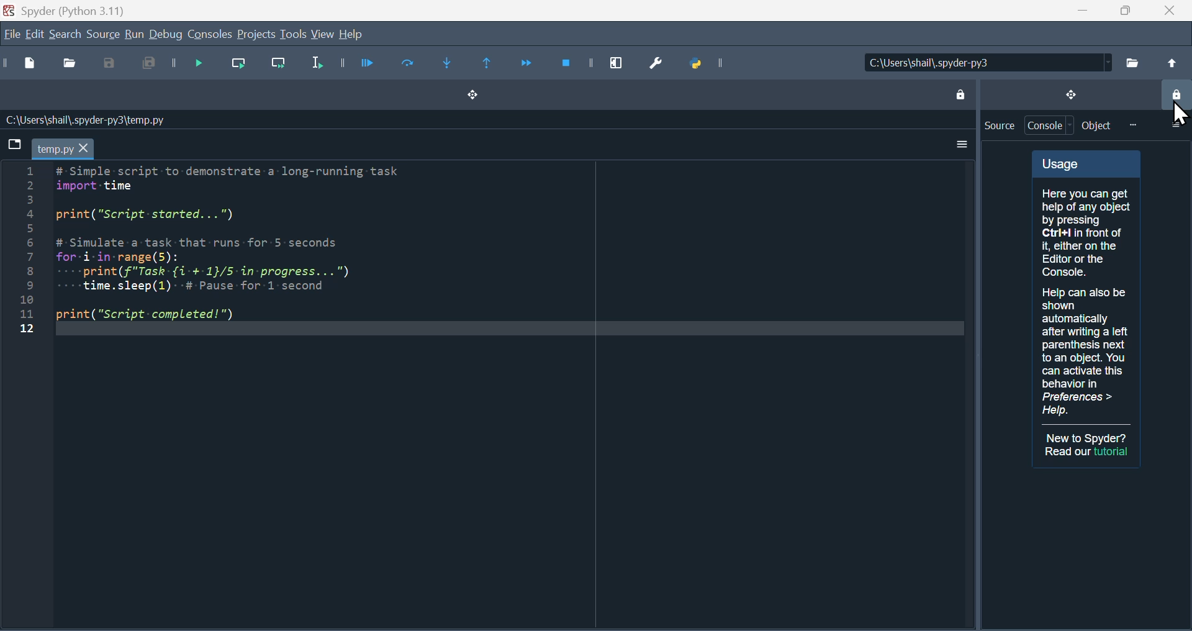 Image resolution: width=1192 pixels, height=631 pixels. I want to click on browse tabs, so click(13, 143).